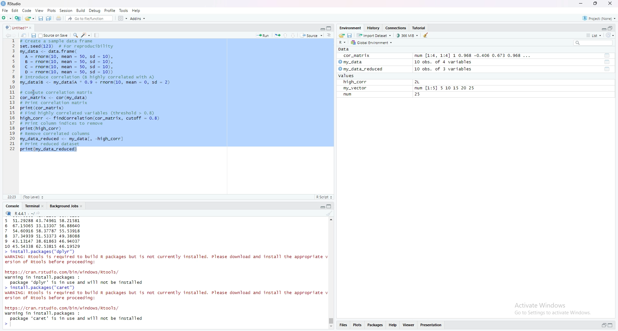 The height and width of the screenshot is (331, 618). I want to click on num 25, so click(386, 95).